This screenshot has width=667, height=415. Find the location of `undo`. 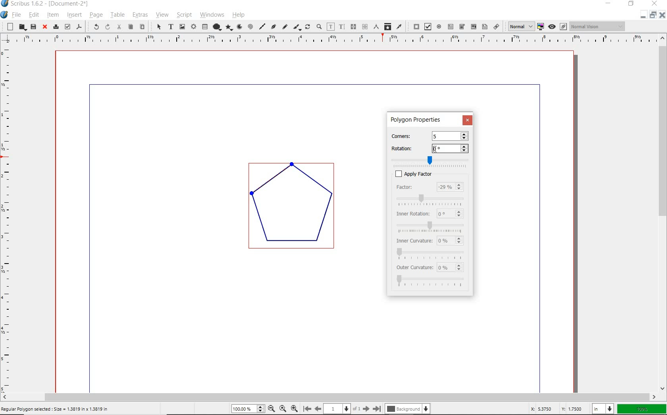

undo is located at coordinates (93, 27).